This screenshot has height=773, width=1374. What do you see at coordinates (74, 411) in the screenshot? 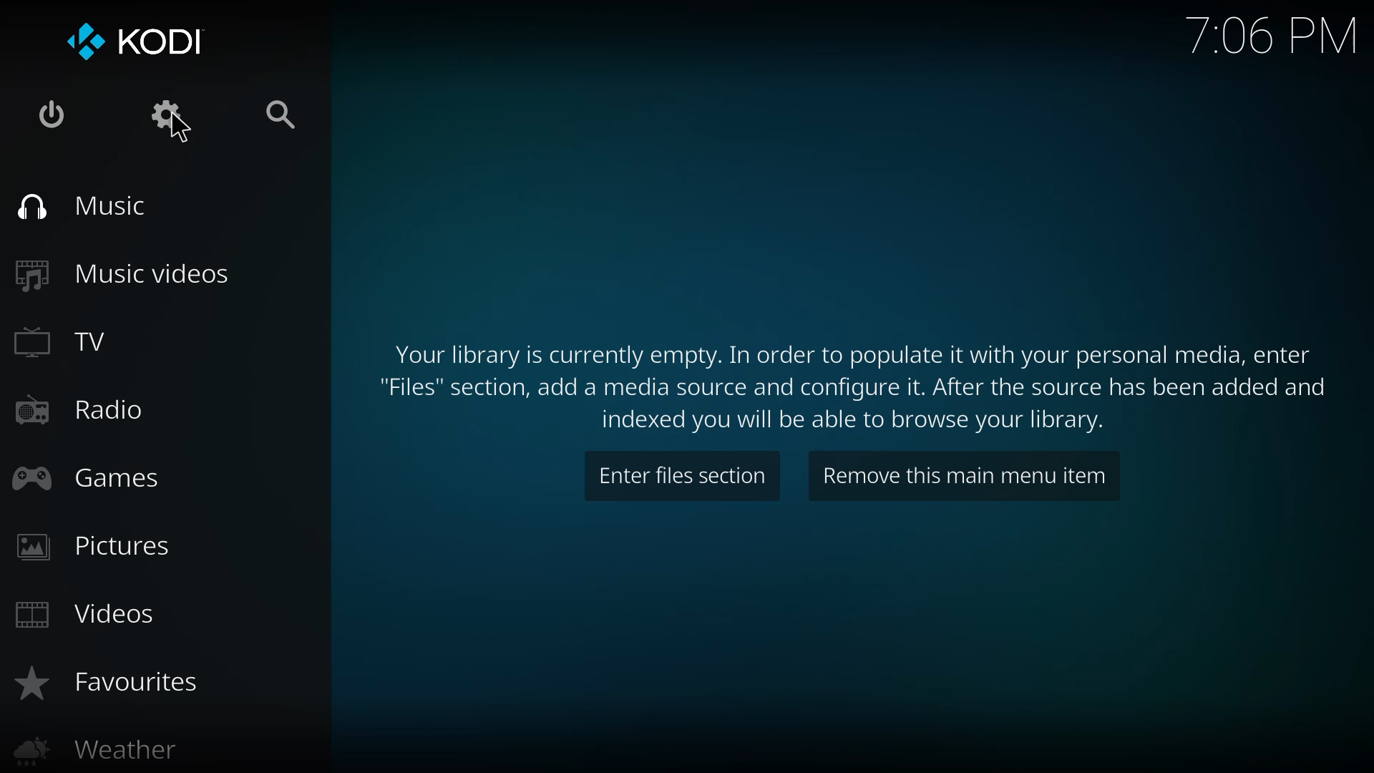
I see `radio` at bounding box center [74, 411].